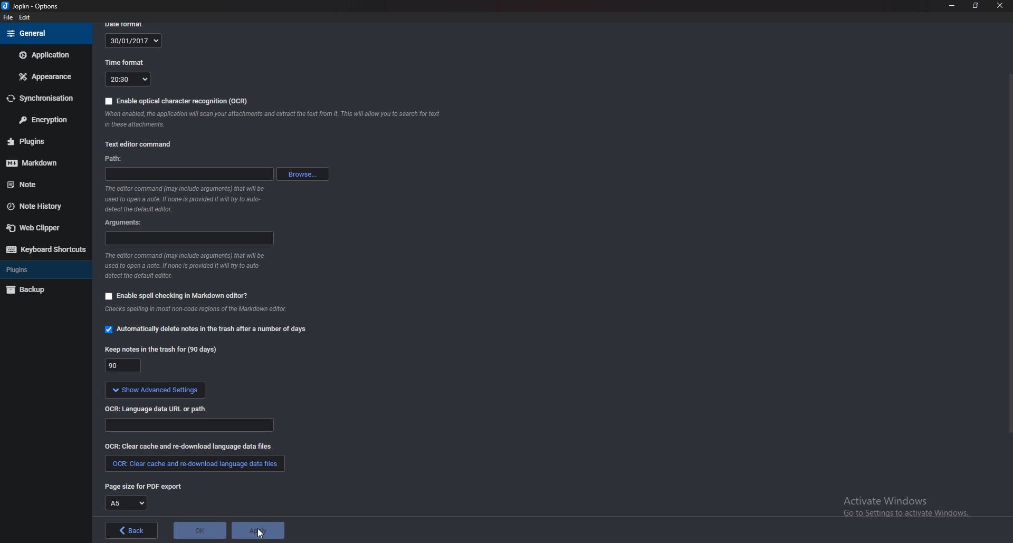 Image resolution: width=1013 pixels, height=543 pixels. Describe the element at coordinates (34, 6) in the screenshot. I see `joplin` at that location.